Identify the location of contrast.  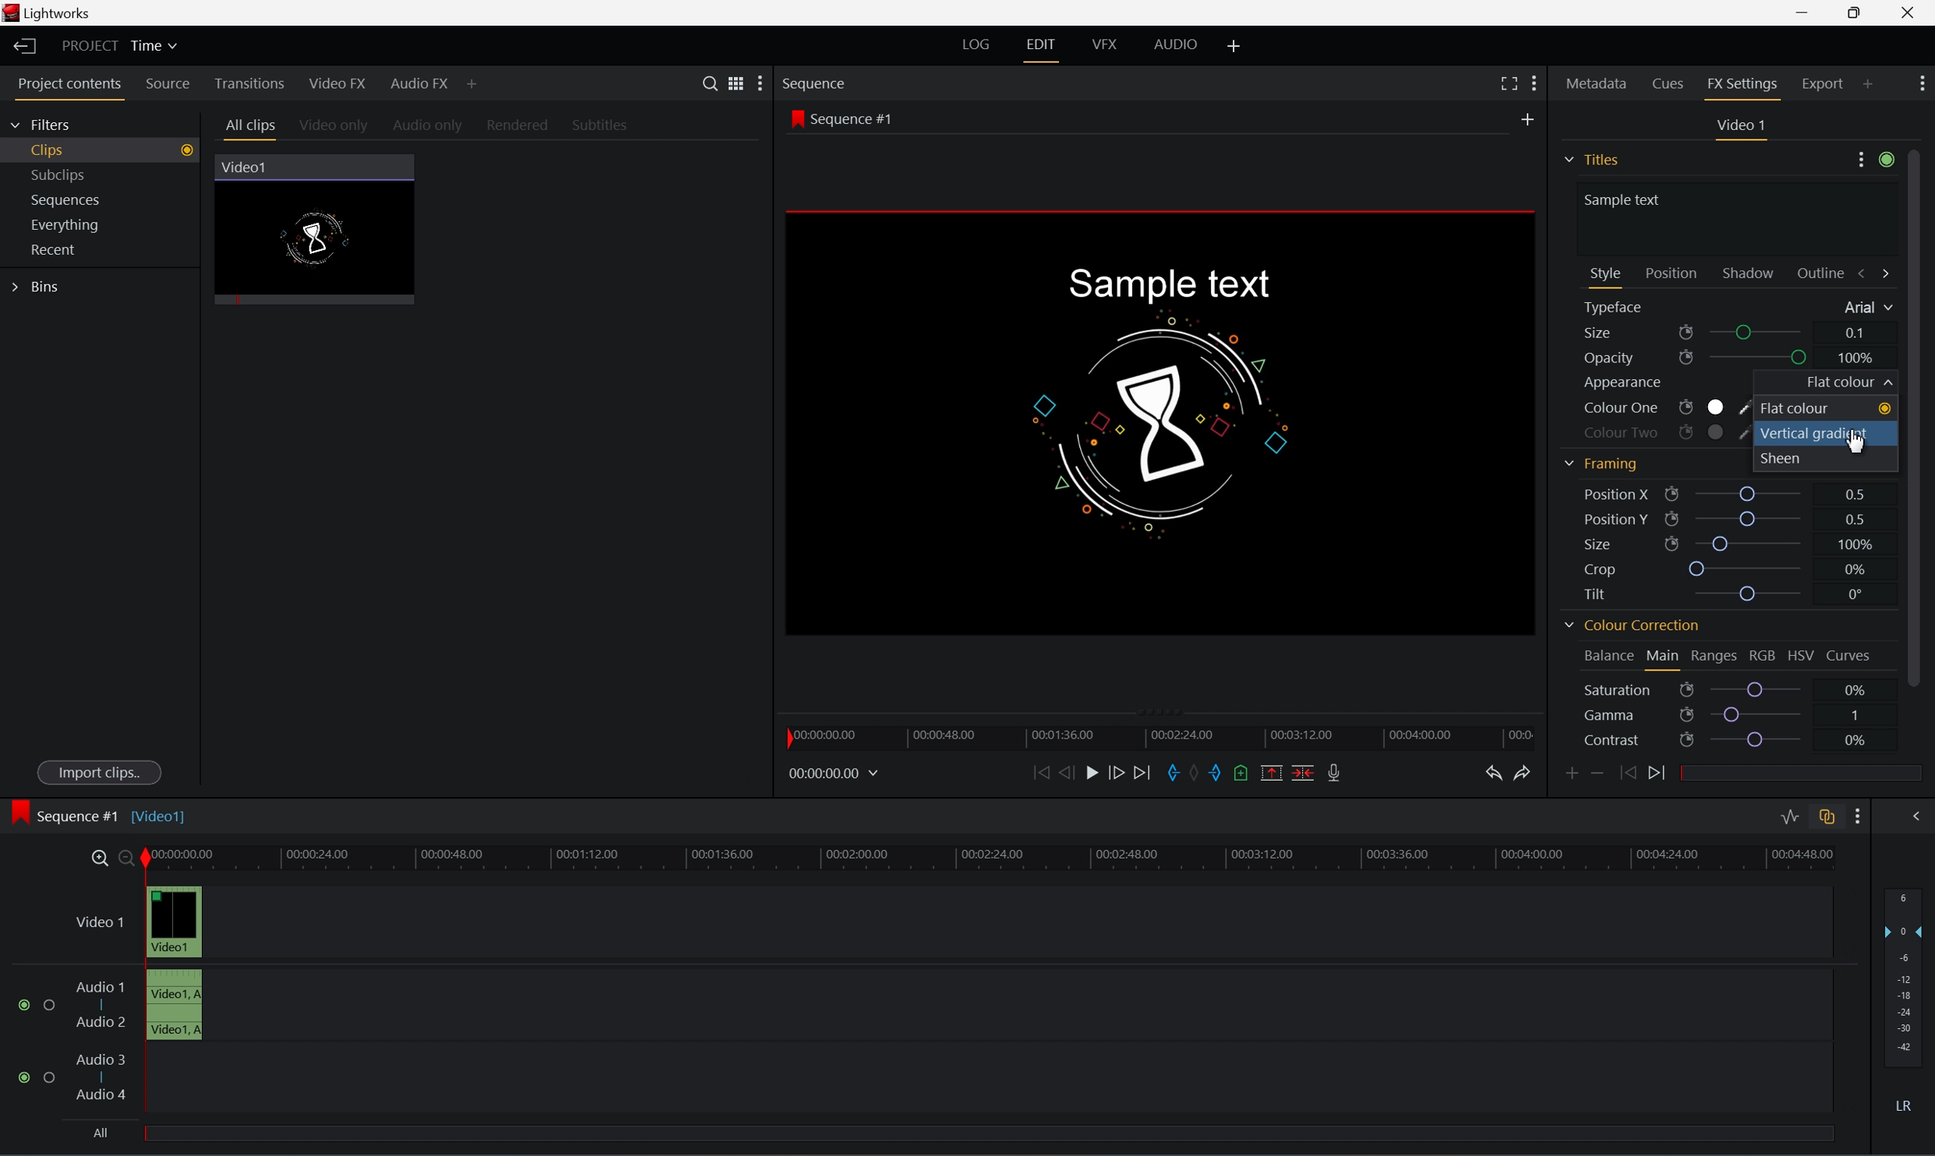
(1637, 742).